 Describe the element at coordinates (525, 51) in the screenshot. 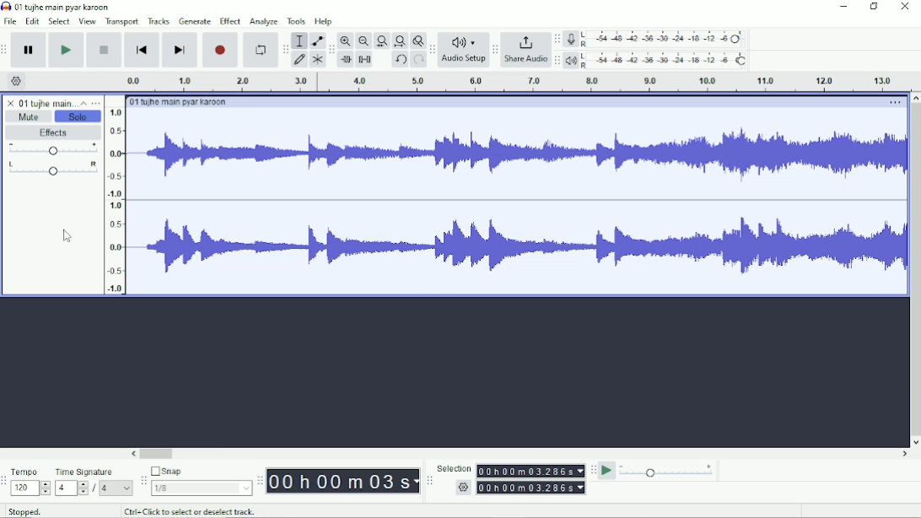

I see `Share Audio` at that location.